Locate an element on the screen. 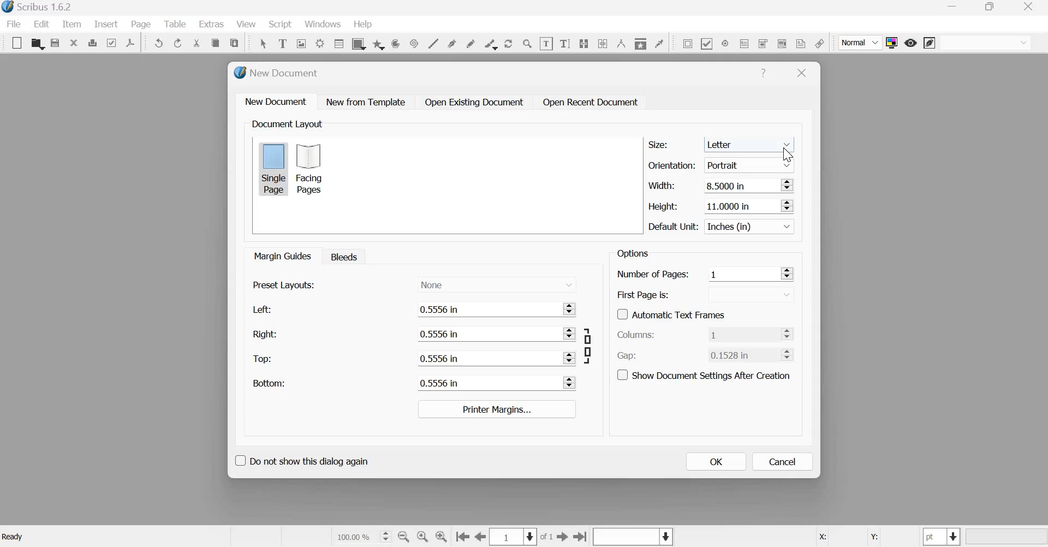 This screenshot has height=547, width=1048. Copy item properties is located at coordinates (640, 42).